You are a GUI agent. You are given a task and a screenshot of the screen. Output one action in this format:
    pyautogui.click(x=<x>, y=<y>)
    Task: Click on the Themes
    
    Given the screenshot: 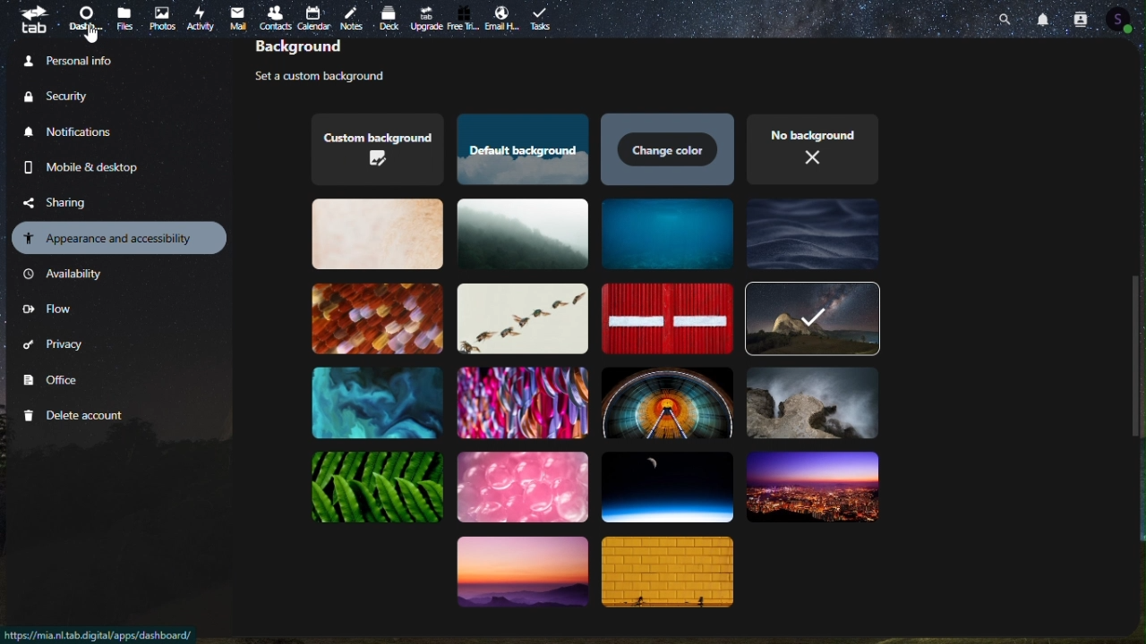 What is the action you would take?
    pyautogui.click(x=811, y=405)
    